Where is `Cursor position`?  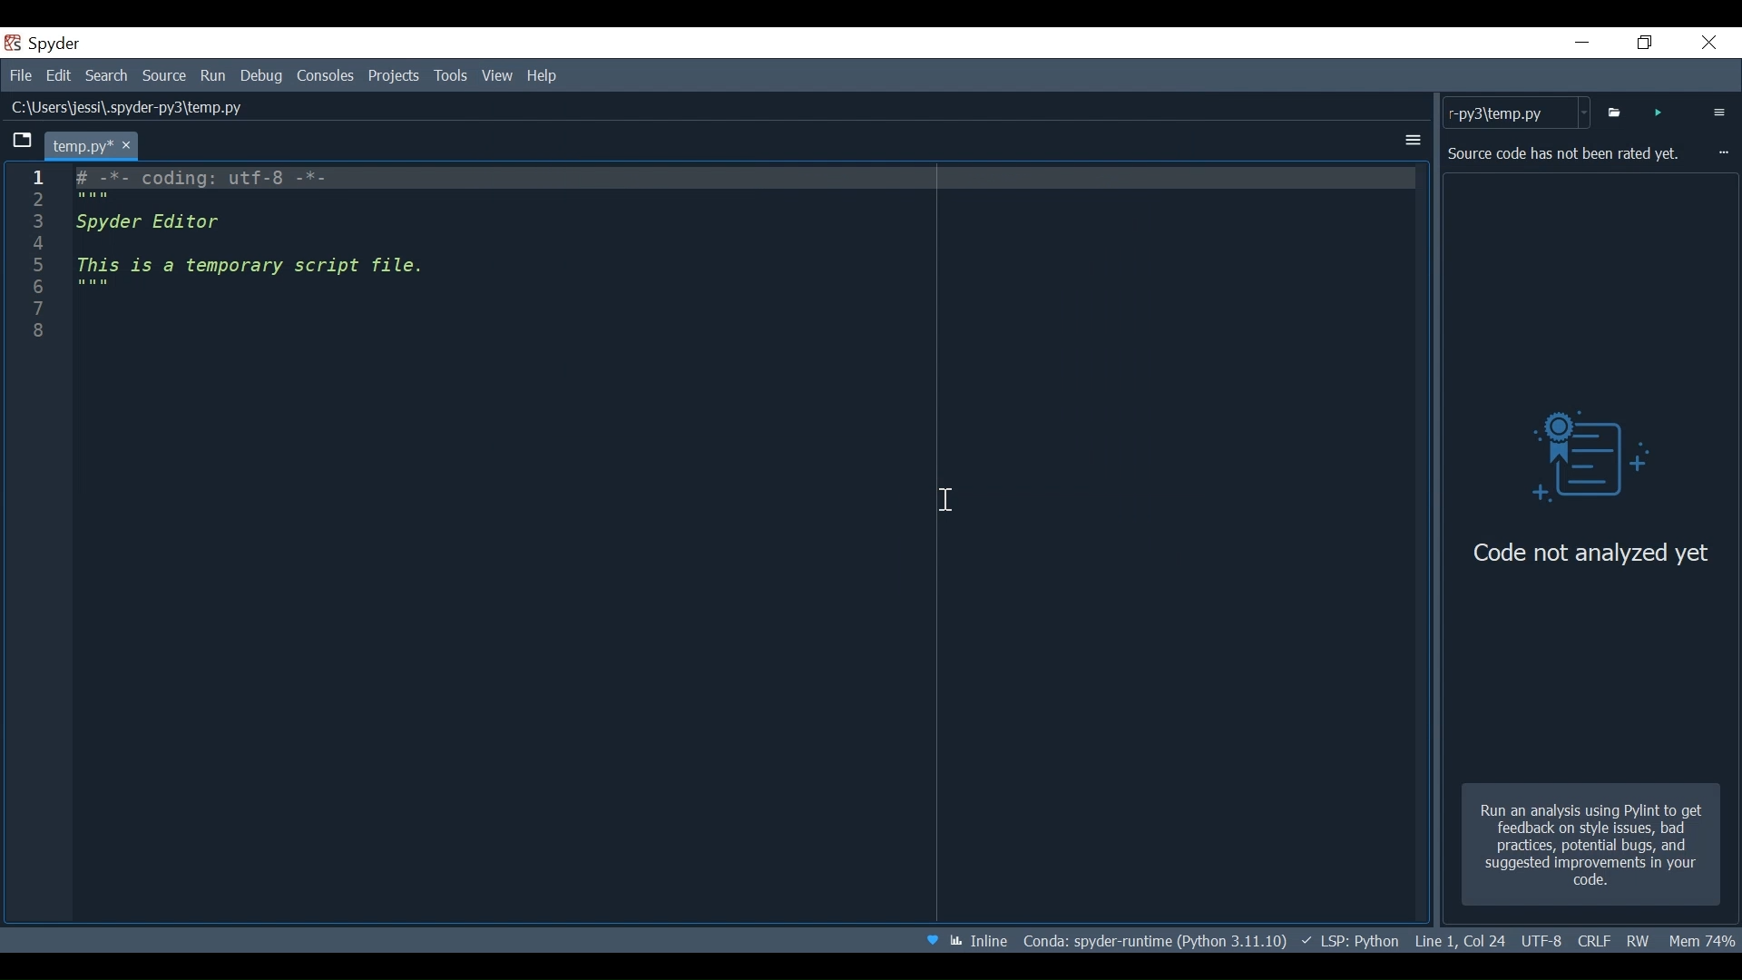
Cursor position is located at coordinates (1458, 938).